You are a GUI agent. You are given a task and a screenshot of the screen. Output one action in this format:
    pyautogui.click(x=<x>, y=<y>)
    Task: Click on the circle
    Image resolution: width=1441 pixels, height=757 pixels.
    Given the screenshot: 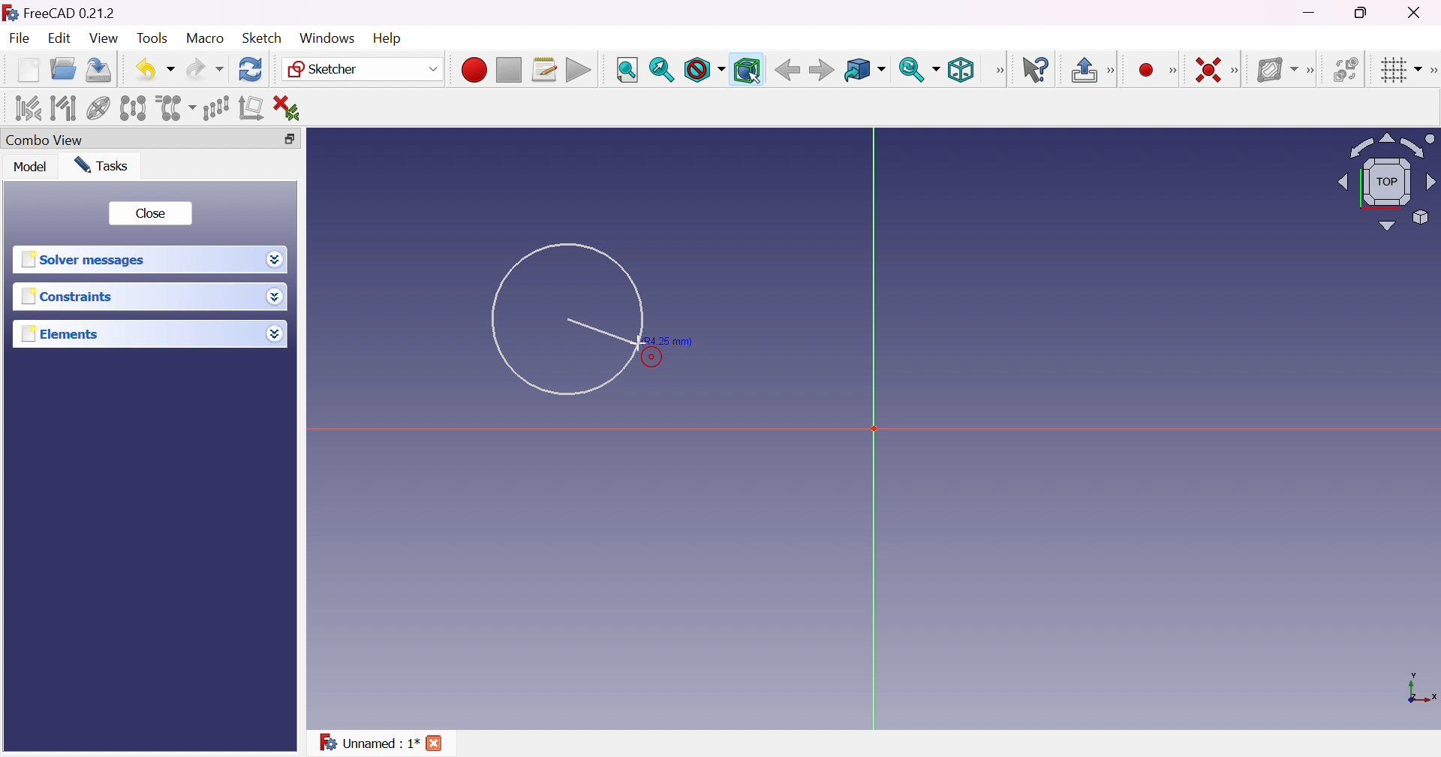 What is the action you would take?
    pyautogui.click(x=566, y=321)
    